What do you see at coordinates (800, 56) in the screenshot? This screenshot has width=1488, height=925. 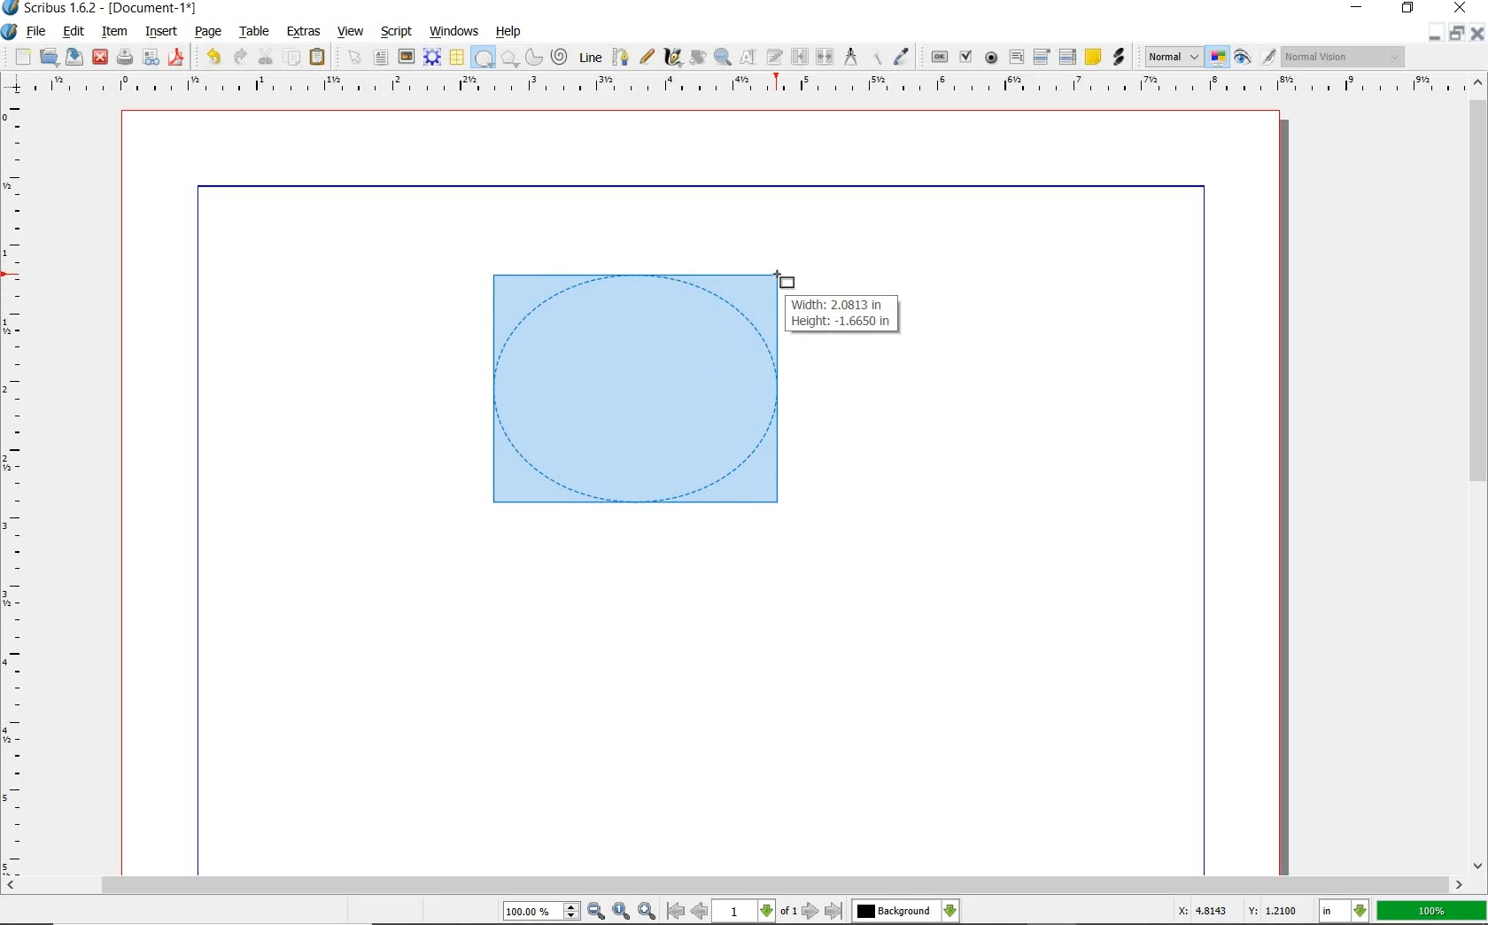 I see `LINK TEXT FRAME` at bounding box center [800, 56].